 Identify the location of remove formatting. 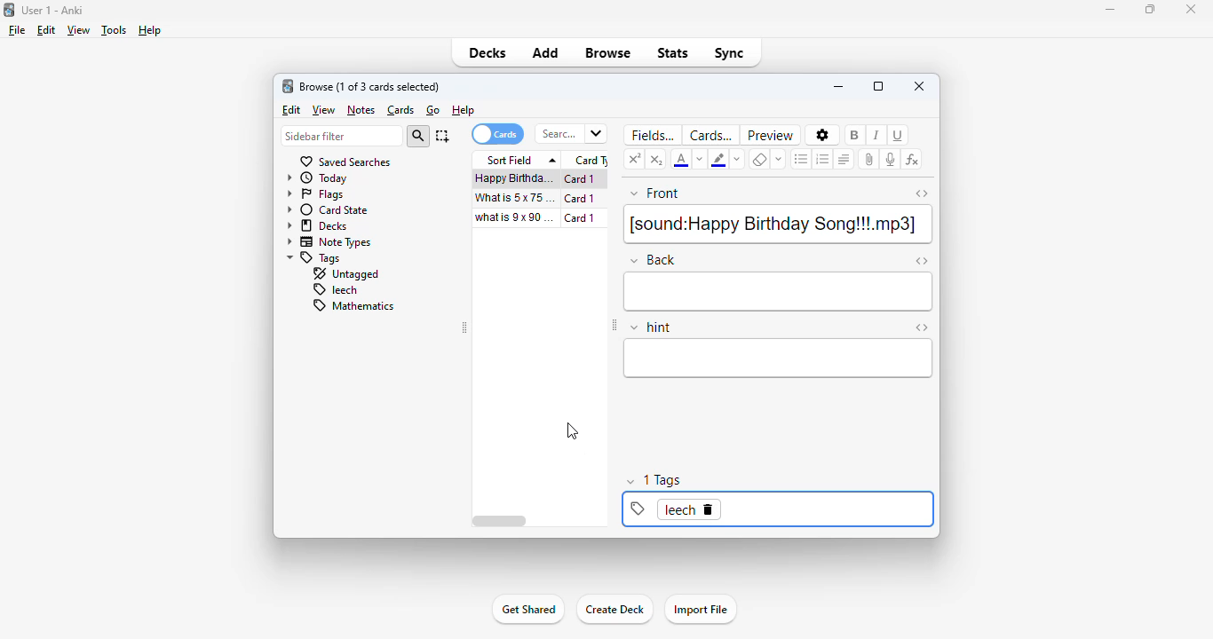
(759, 159).